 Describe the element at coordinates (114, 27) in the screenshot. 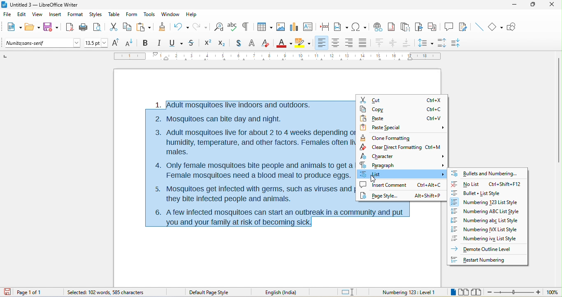

I see `cut` at that location.